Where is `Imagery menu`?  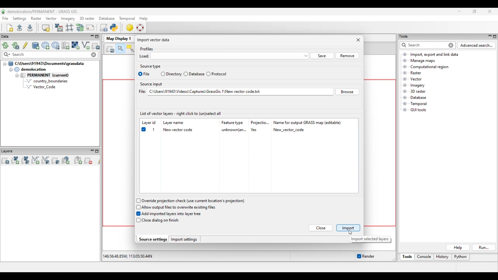 Imagery menu is located at coordinates (68, 19).